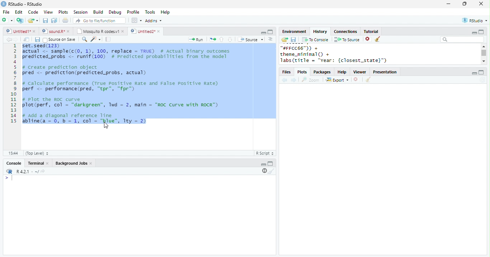 The width and height of the screenshot is (490, 257). Describe the element at coordinates (92, 164) in the screenshot. I see `close` at that location.